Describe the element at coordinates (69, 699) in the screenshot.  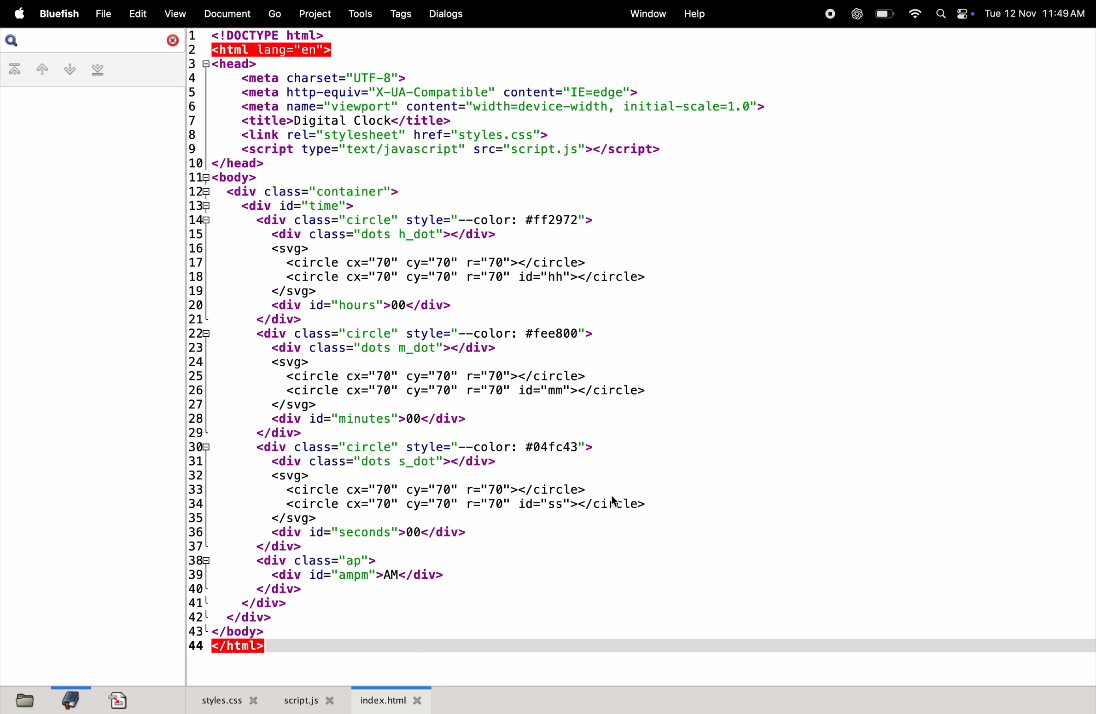
I see `bookmarksfile` at that location.